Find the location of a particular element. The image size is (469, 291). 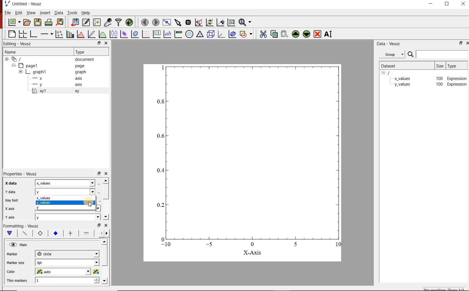

search is located at coordinates (410, 54).